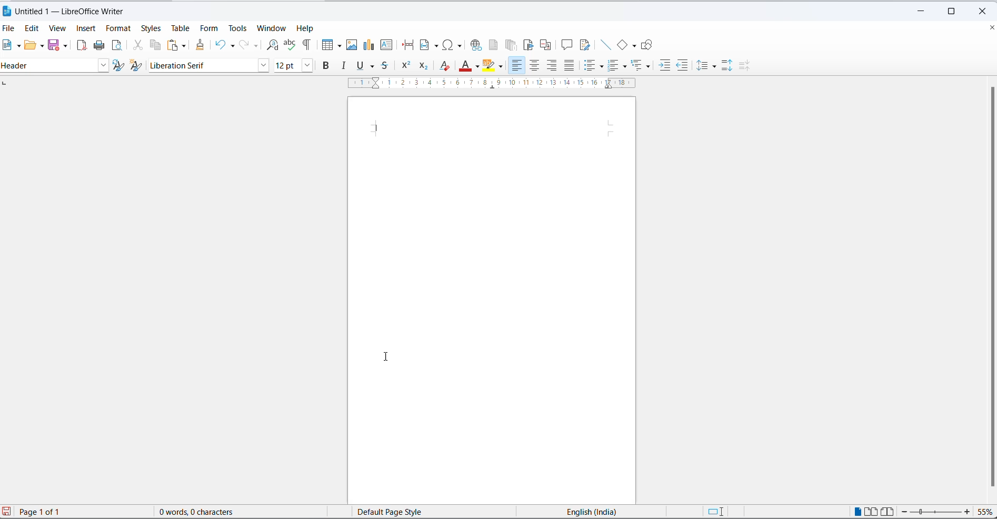 The height and width of the screenshot is (519, 997). Describe the element at coordinates (986, 10) in the screenshot. I see `close` at that location.